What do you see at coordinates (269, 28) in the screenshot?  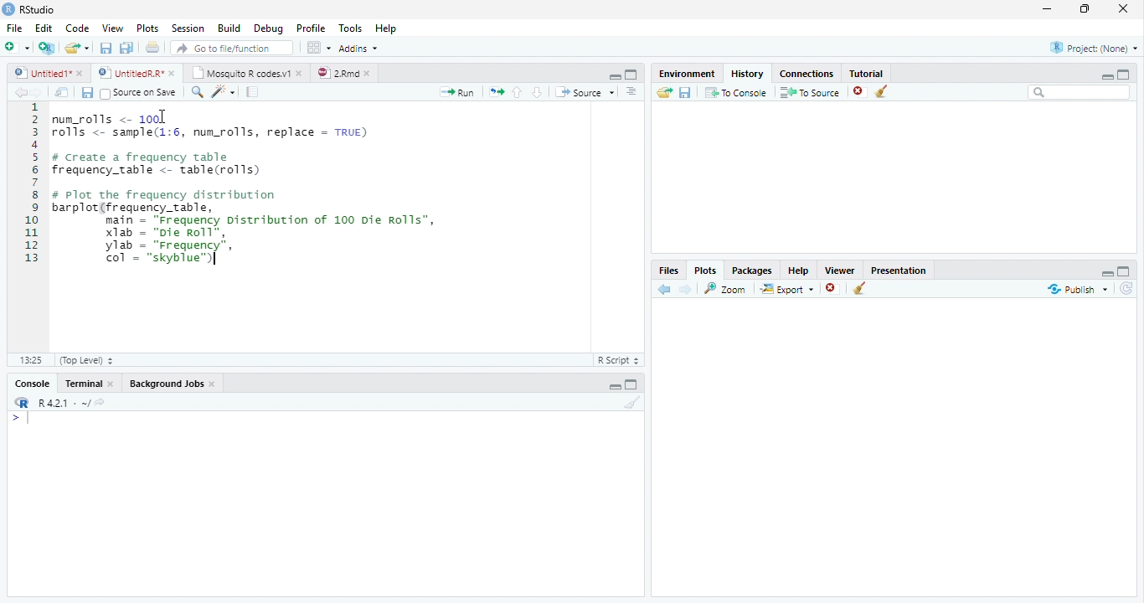 I see `Debug` at bounding box center [269, 28].